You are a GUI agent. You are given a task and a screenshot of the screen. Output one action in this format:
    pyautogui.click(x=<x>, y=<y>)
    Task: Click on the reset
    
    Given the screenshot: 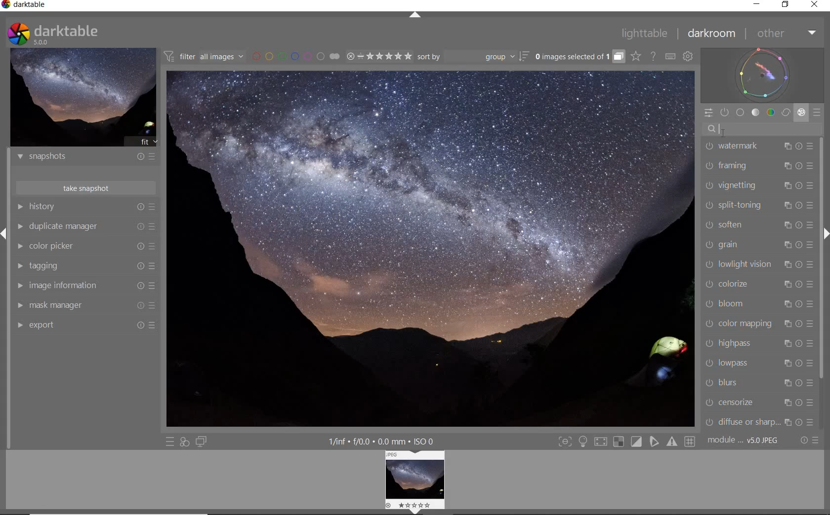 What is the action you would take?
    pyautogui.click(x=139, y=156)
    